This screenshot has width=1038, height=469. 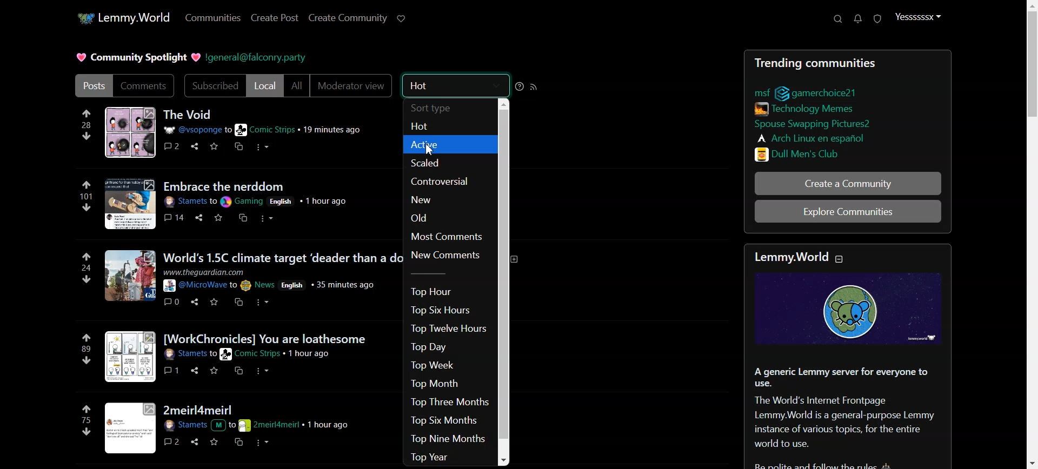 I want to click on post details, so click(x=274, y=279).